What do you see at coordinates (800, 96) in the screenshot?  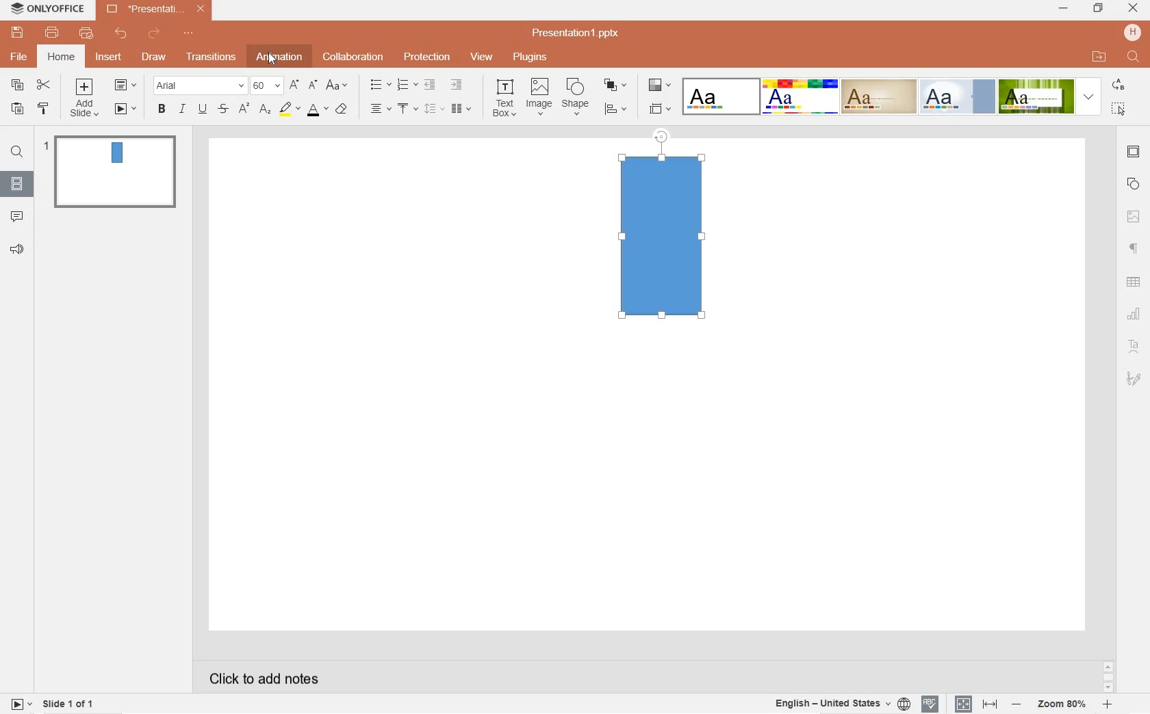 I see `Basic` at bounding box center [800, 96].